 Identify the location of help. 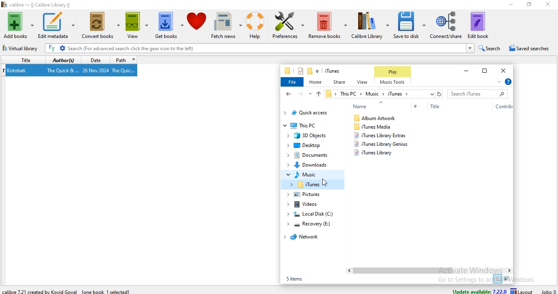
(508, 82).